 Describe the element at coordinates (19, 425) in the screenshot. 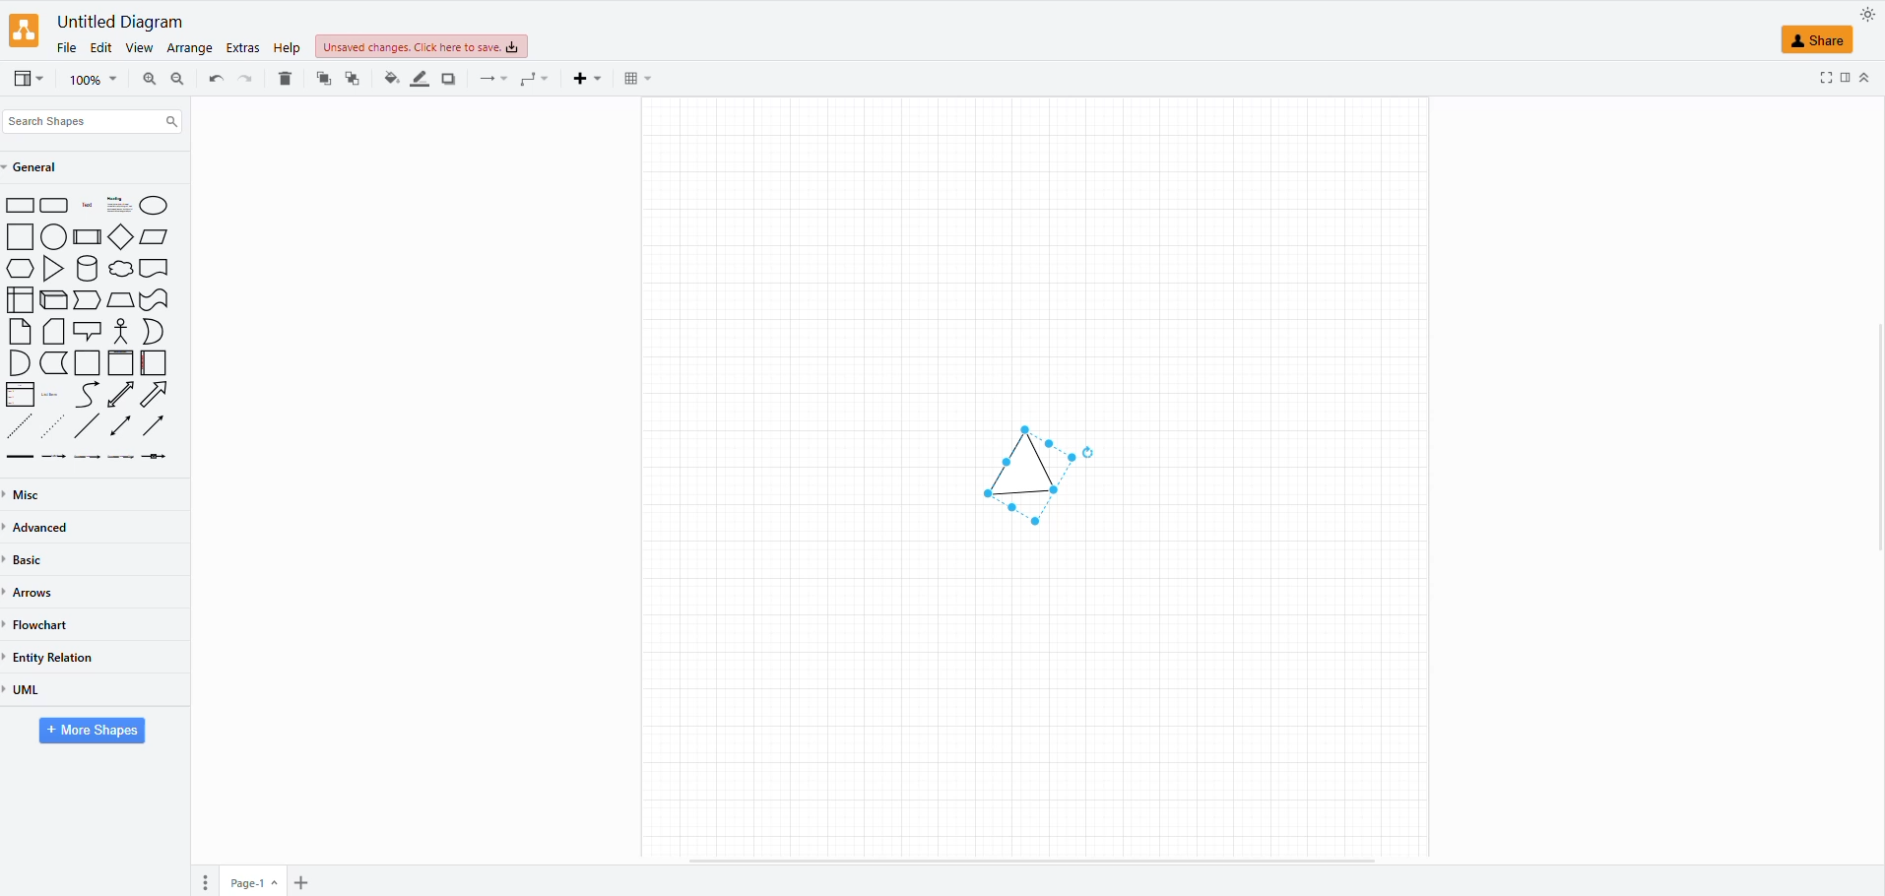

I see `Close Dotted Arrow` at that location.